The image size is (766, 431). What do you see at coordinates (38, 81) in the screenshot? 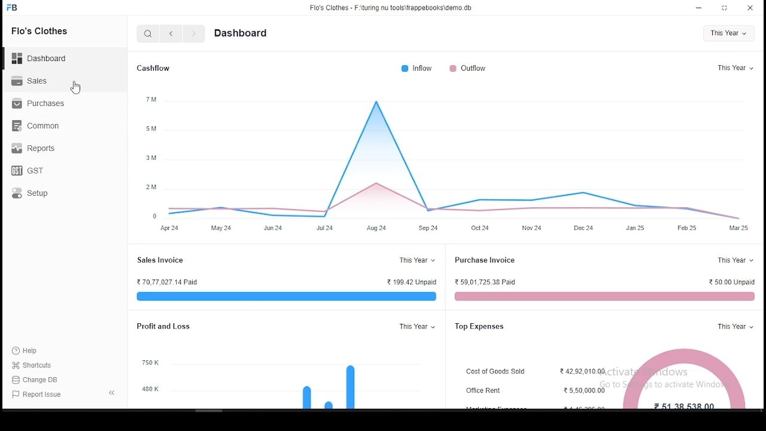
I see `sales` at bounding box center [38, 81].